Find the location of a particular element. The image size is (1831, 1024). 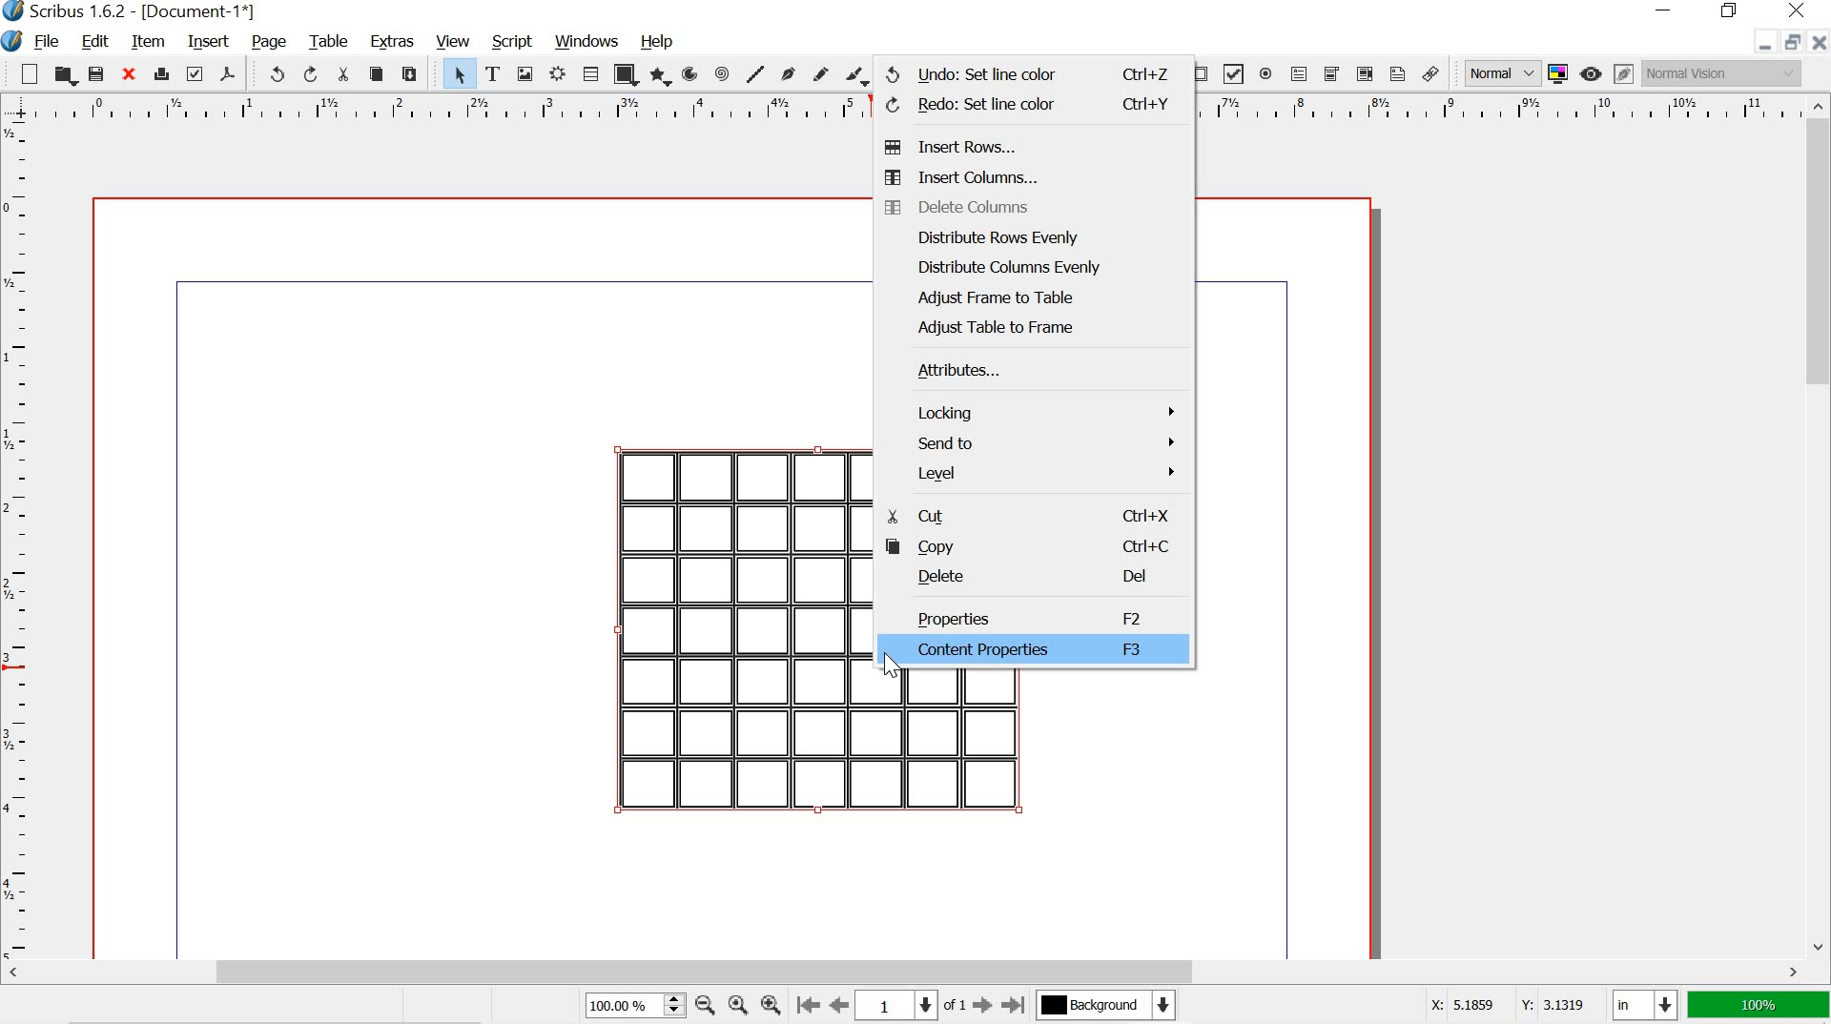

text annotation is located at coordinates (1398, 73).